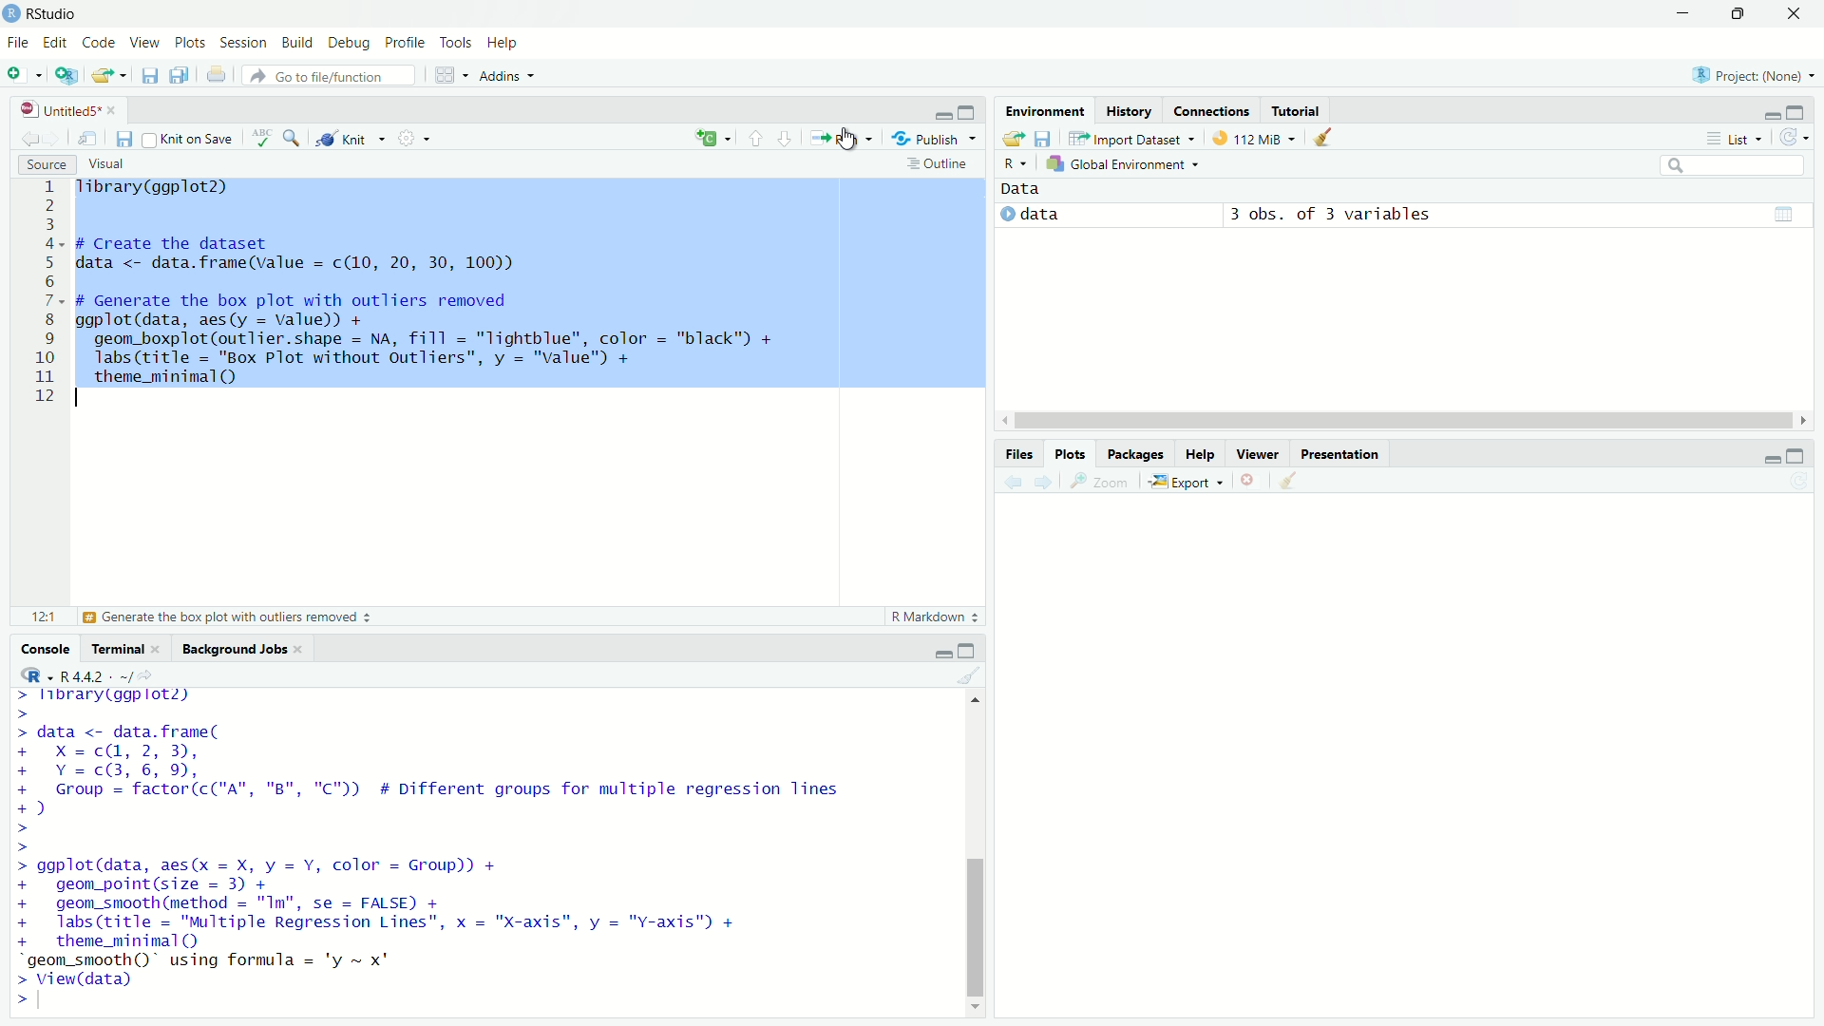 This screenshot has width=1824, height=1026. I want to click on maximise, so click(1797, 458).